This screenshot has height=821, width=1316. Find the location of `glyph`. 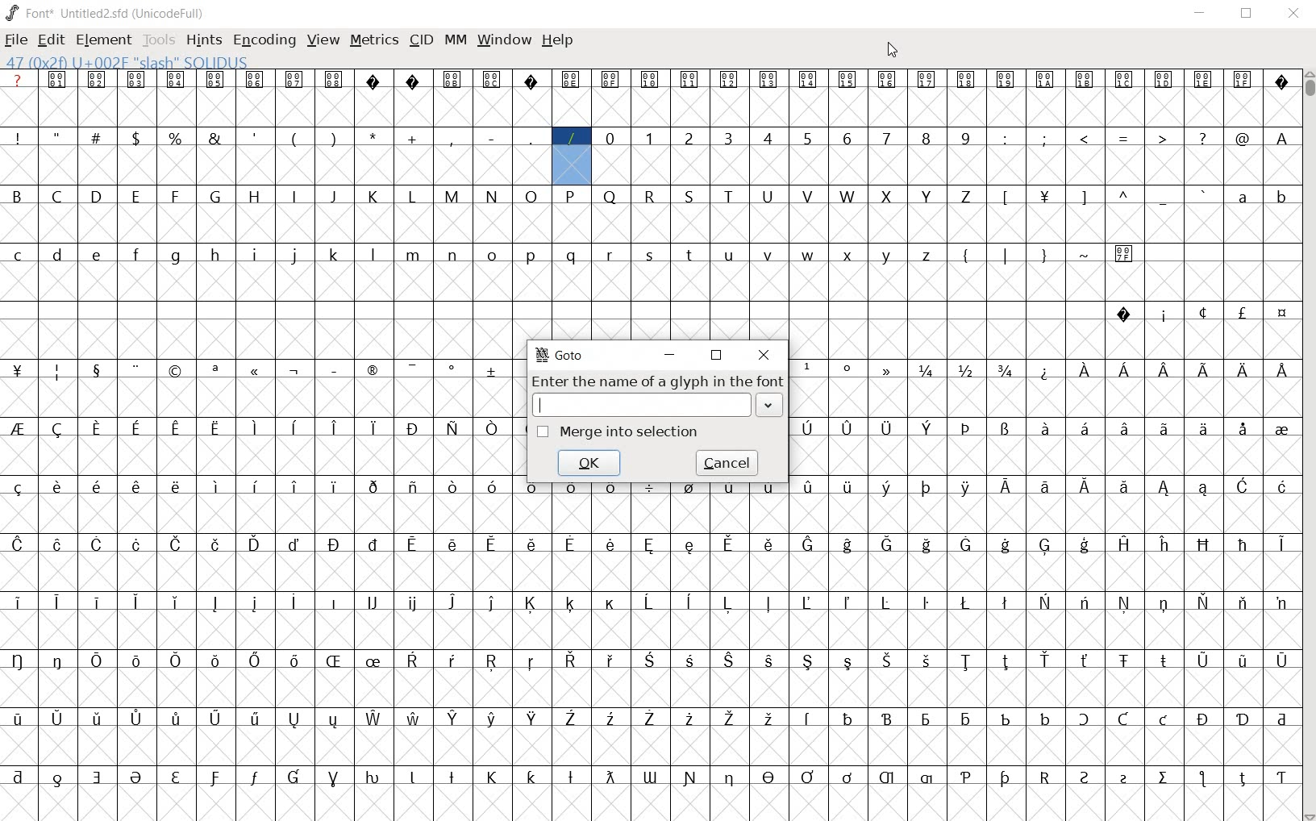

glyph is located at coordinates (1125, 140).